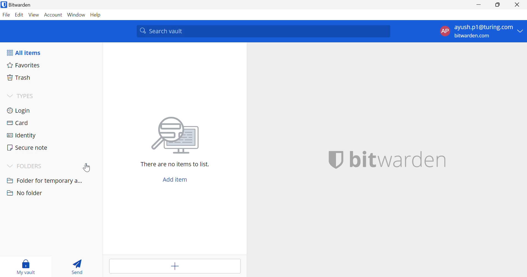 The image size is (527, 277). What do you see at coordinates (95, 14) in the screenshot?
I see `Help` at bounding box center [95, 14].